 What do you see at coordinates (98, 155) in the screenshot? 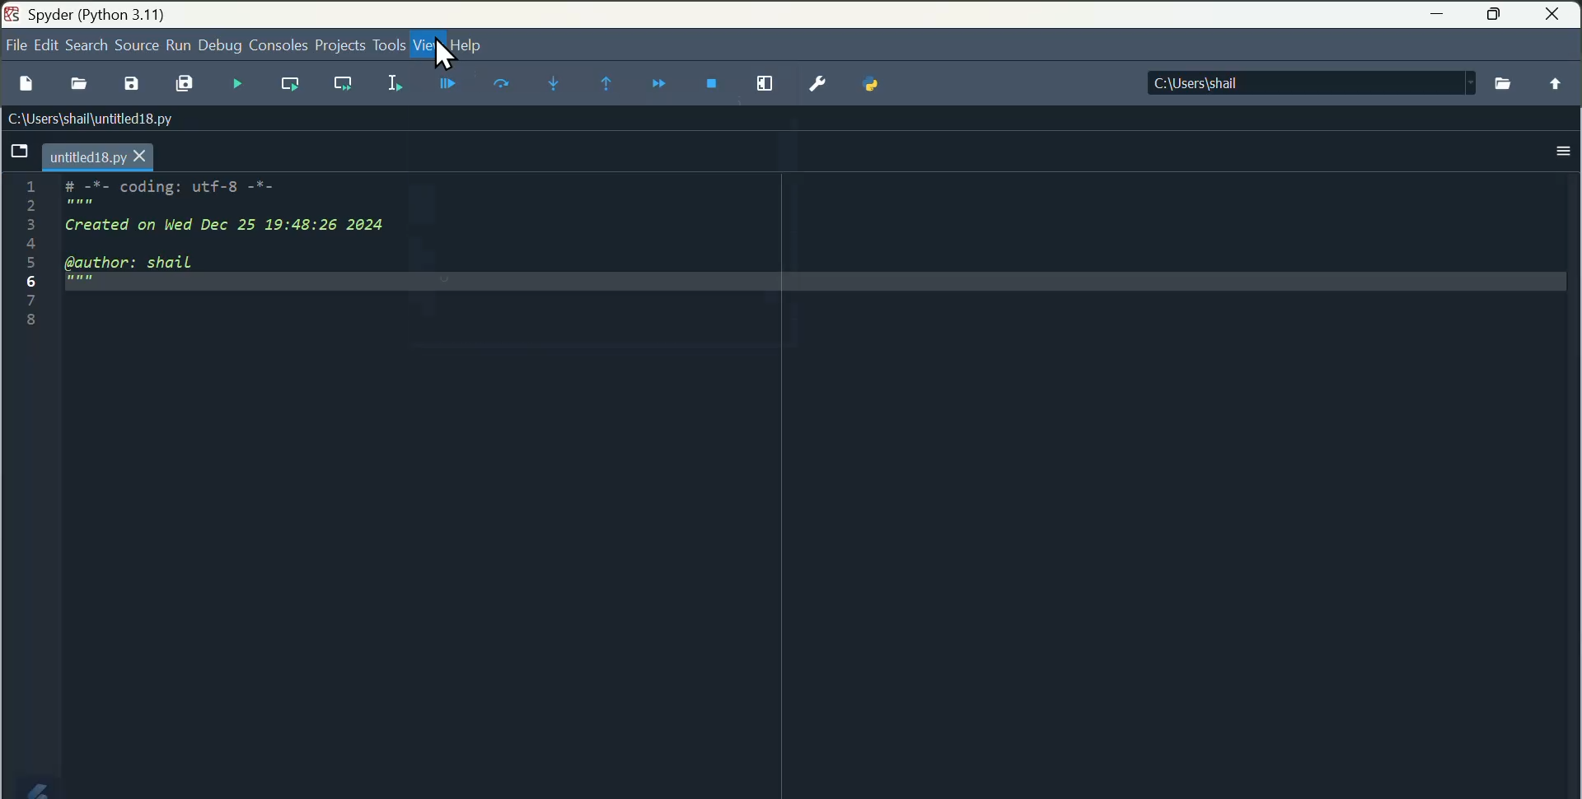
I see `untitled18.Py` at bounding box center [98, 155].